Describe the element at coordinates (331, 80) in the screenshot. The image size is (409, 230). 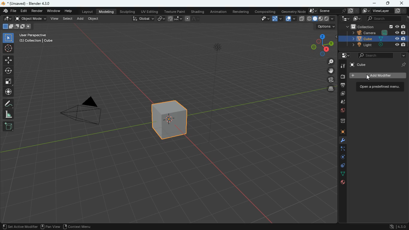
I see `camera` at that location.